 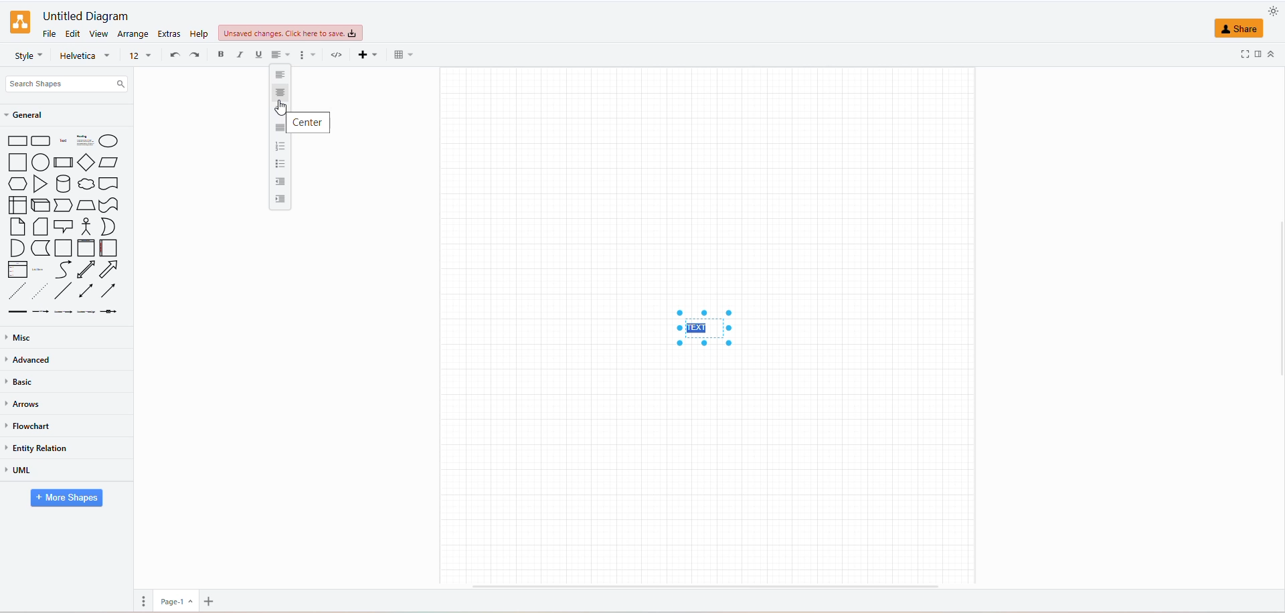 What do you see at coordinates (35, 116) in the screenshot?
I see `general` at bounding box center [35, 116].